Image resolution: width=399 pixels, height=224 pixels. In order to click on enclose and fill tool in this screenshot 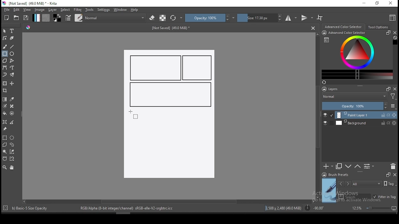, I will do `click(12, 113)`.